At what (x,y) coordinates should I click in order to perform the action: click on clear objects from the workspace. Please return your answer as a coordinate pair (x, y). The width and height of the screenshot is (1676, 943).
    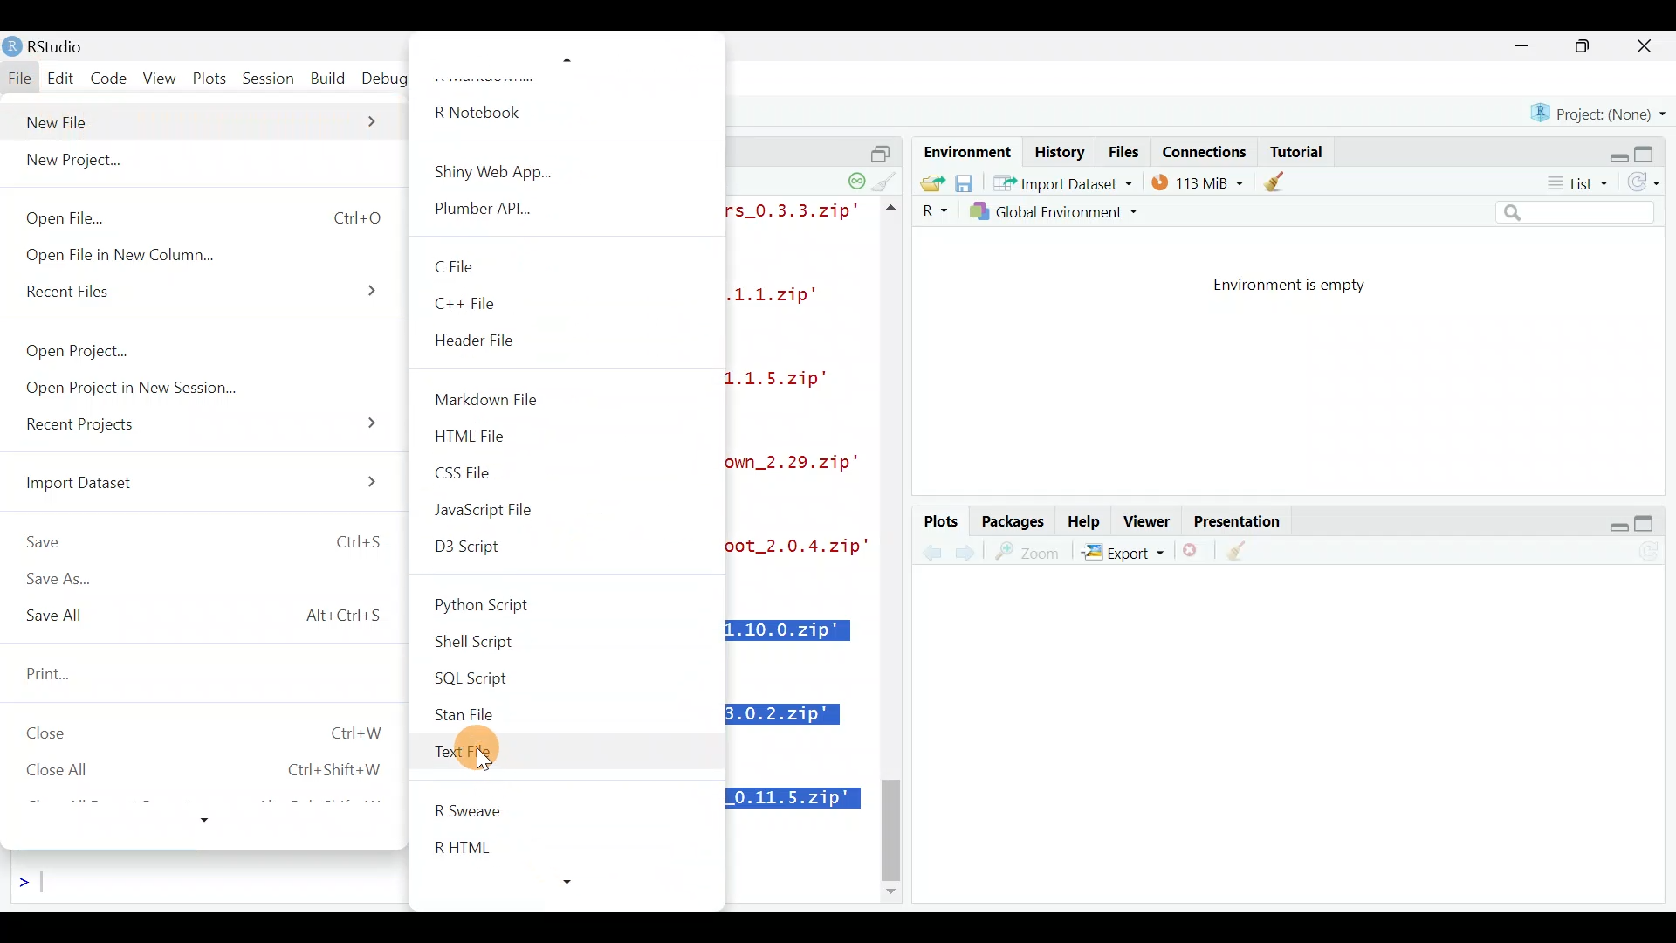
    Looking at the image, I should click on (1276, 181).